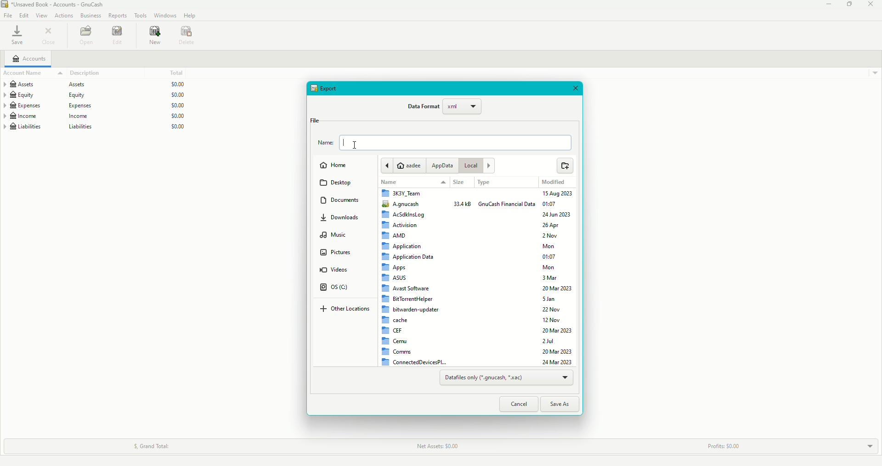  What do you see at coordinates (179, 71) in the screenshot?
I see `Total` at bounding box center [179, 71].